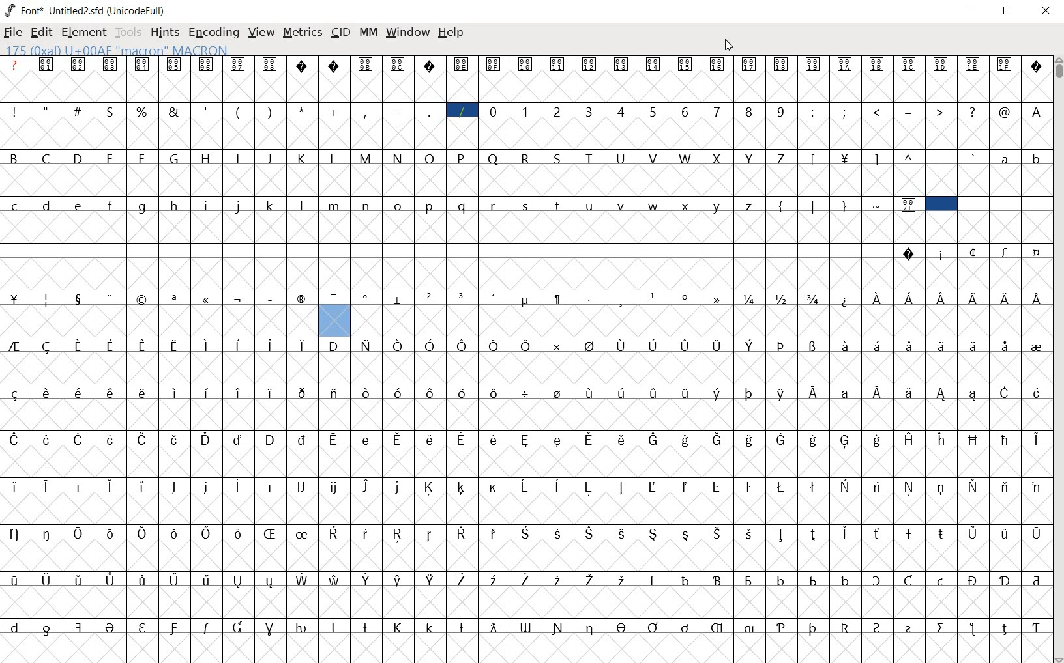  Describe the element at coordinates (621, 205) in the screenshot. I see `v` at that location.